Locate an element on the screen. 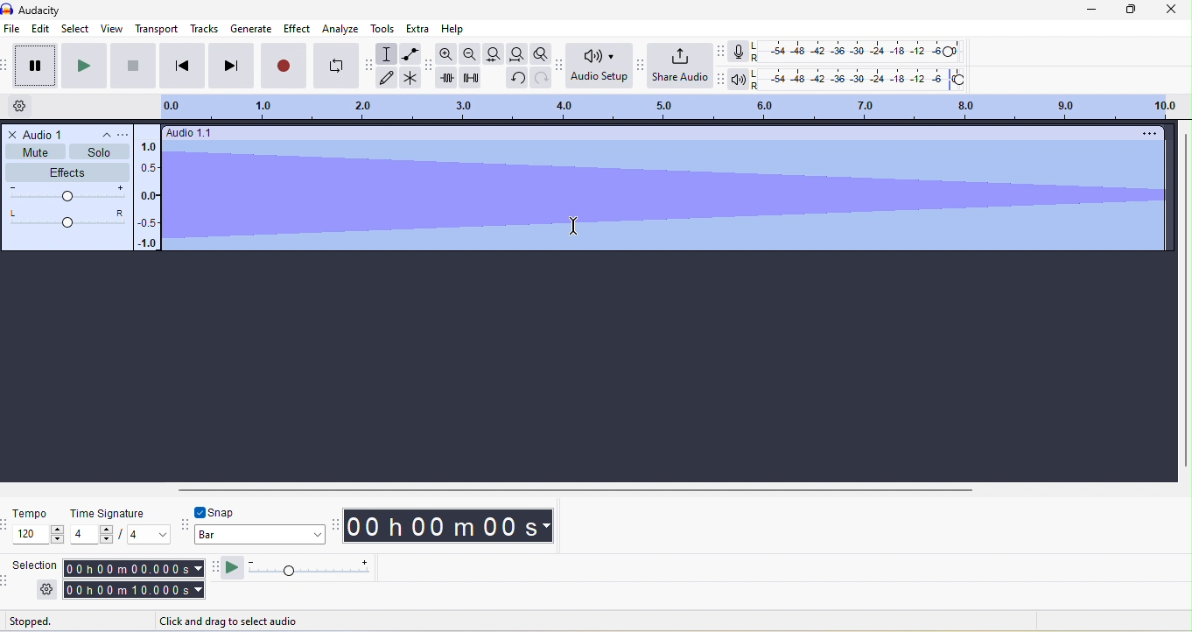 The image size is (1192, 632). tools is located at coordinates (384, 28).